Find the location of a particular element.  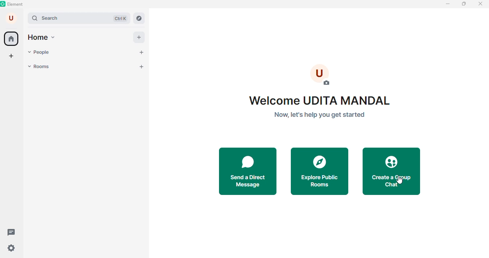

home is located at coordinates (43, 38).